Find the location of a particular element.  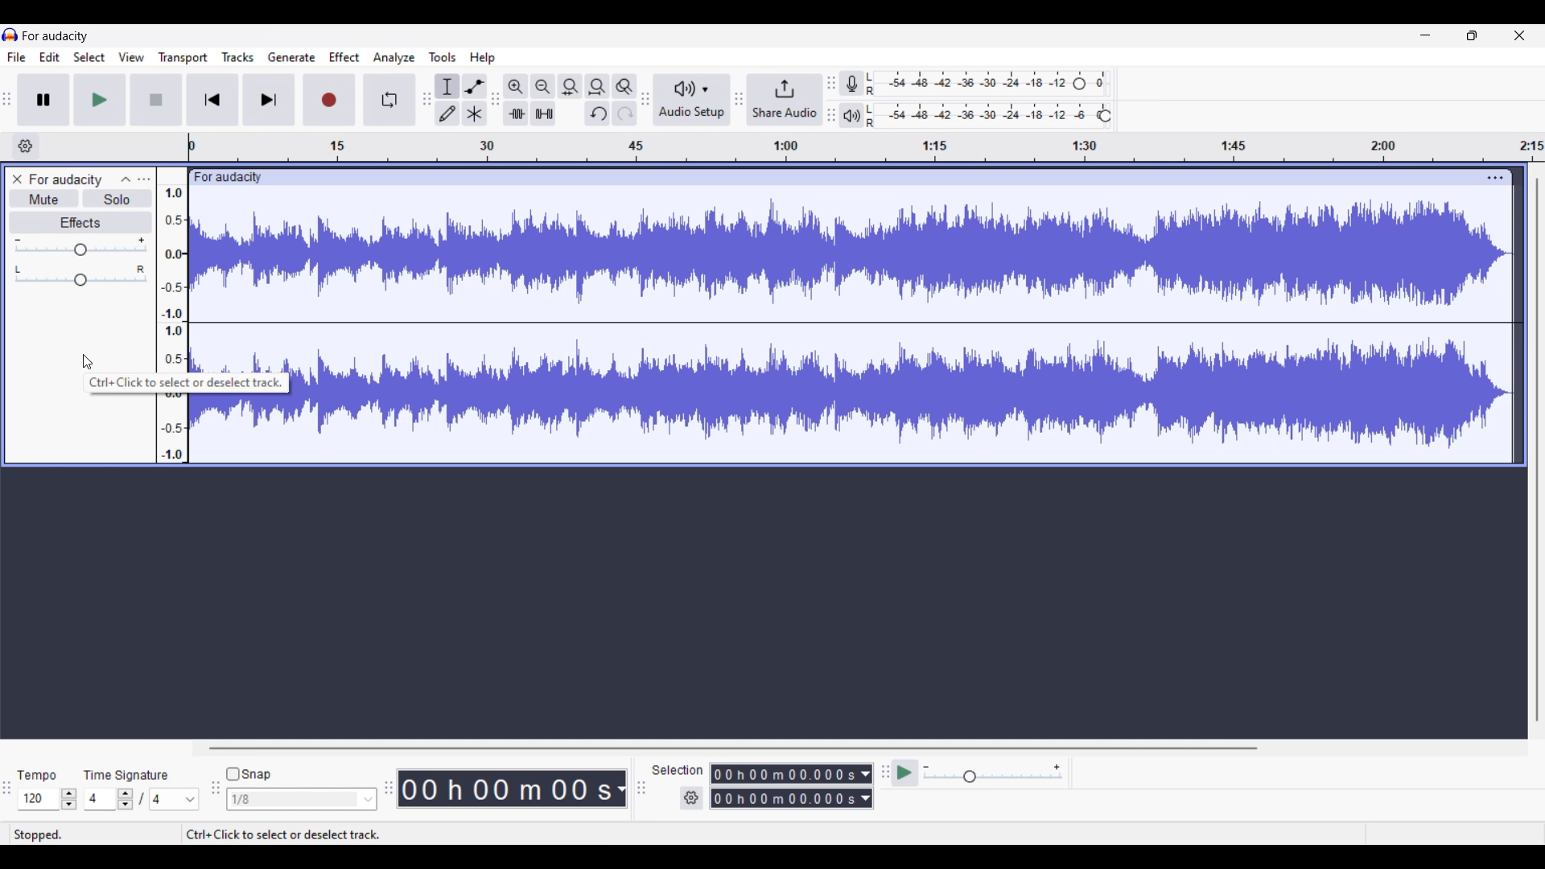

Play/Play once is located at coordinates (100, 100).